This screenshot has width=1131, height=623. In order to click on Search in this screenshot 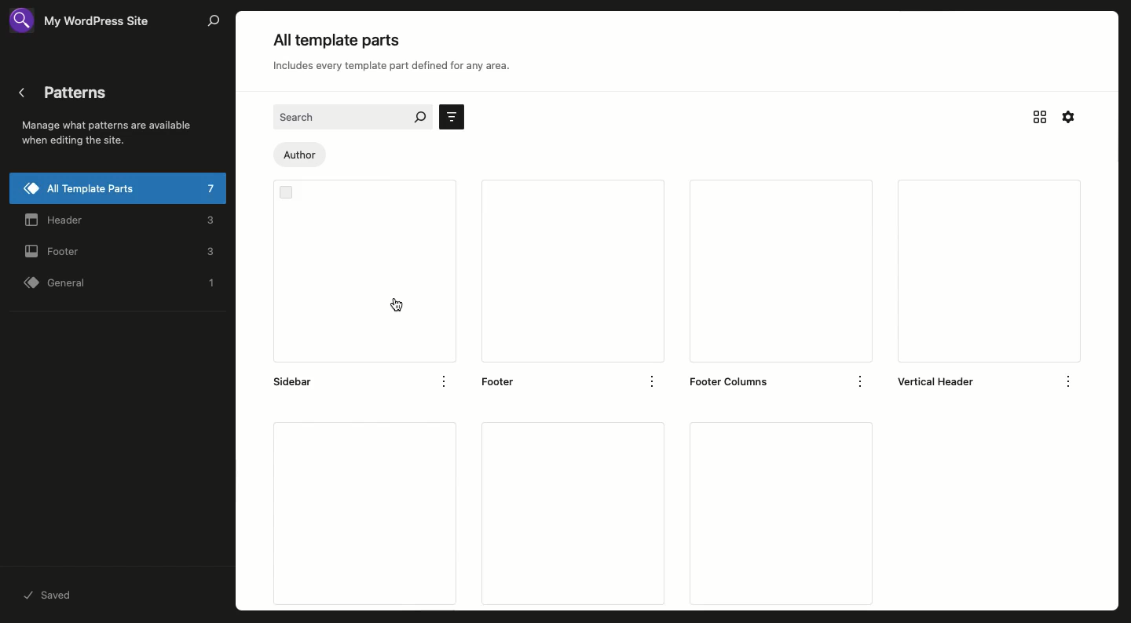, I will do `click(352, 117)`.